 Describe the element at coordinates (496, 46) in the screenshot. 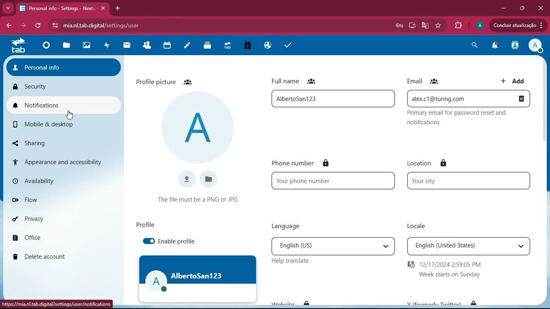

I see `notifications` at that location.